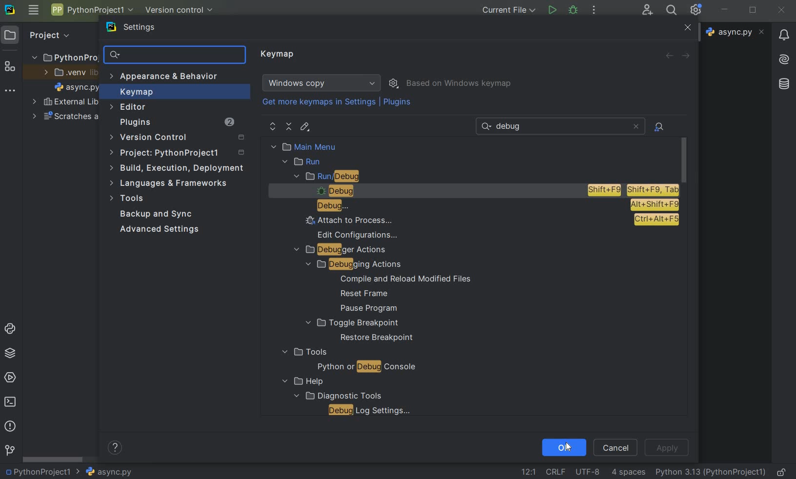 This screenshot has width=796, height=479. I want to click on compile and reload modified files, so click(406, 279).